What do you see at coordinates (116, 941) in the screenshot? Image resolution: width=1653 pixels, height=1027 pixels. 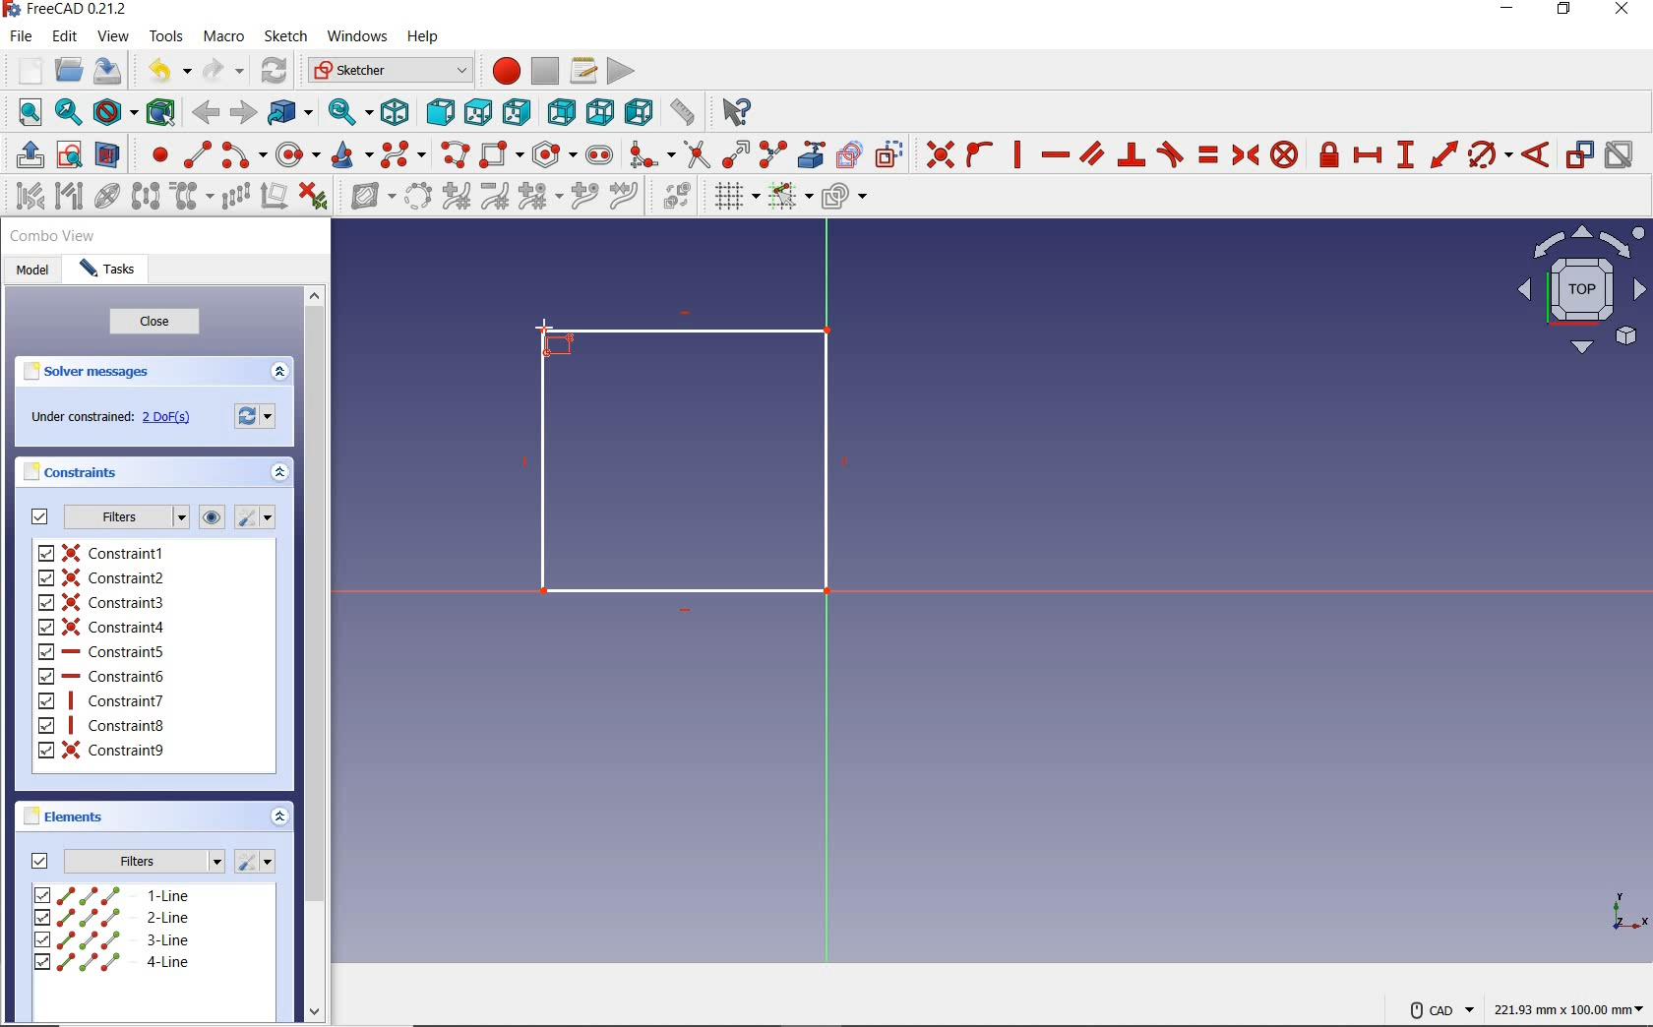 I see `3-line` at bounding box center [116, 941].